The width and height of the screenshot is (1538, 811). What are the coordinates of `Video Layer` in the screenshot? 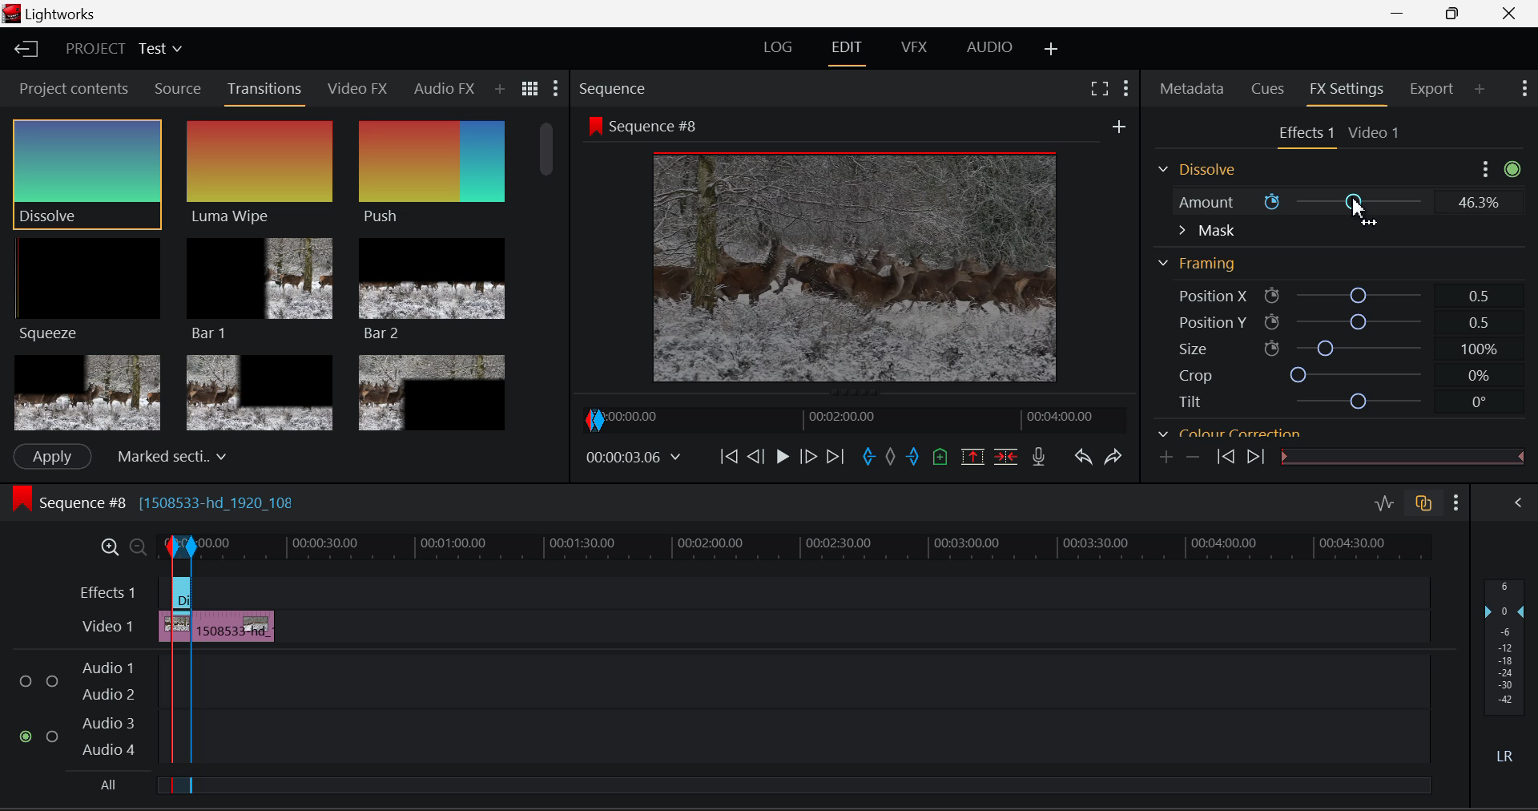 It's located at (107, 628).